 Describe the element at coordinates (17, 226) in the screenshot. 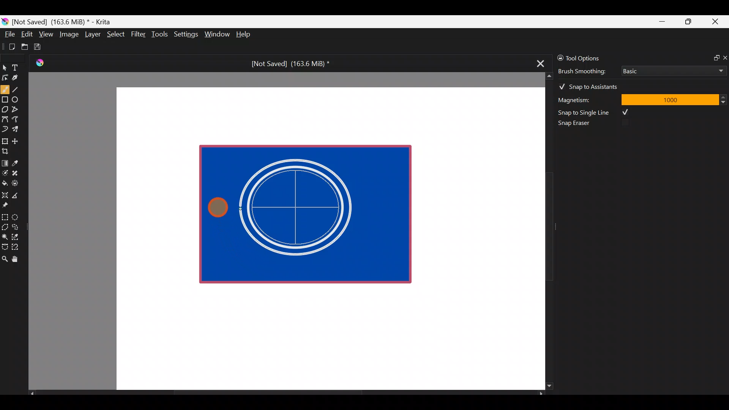

I see `Freehand selection tool` at that location.